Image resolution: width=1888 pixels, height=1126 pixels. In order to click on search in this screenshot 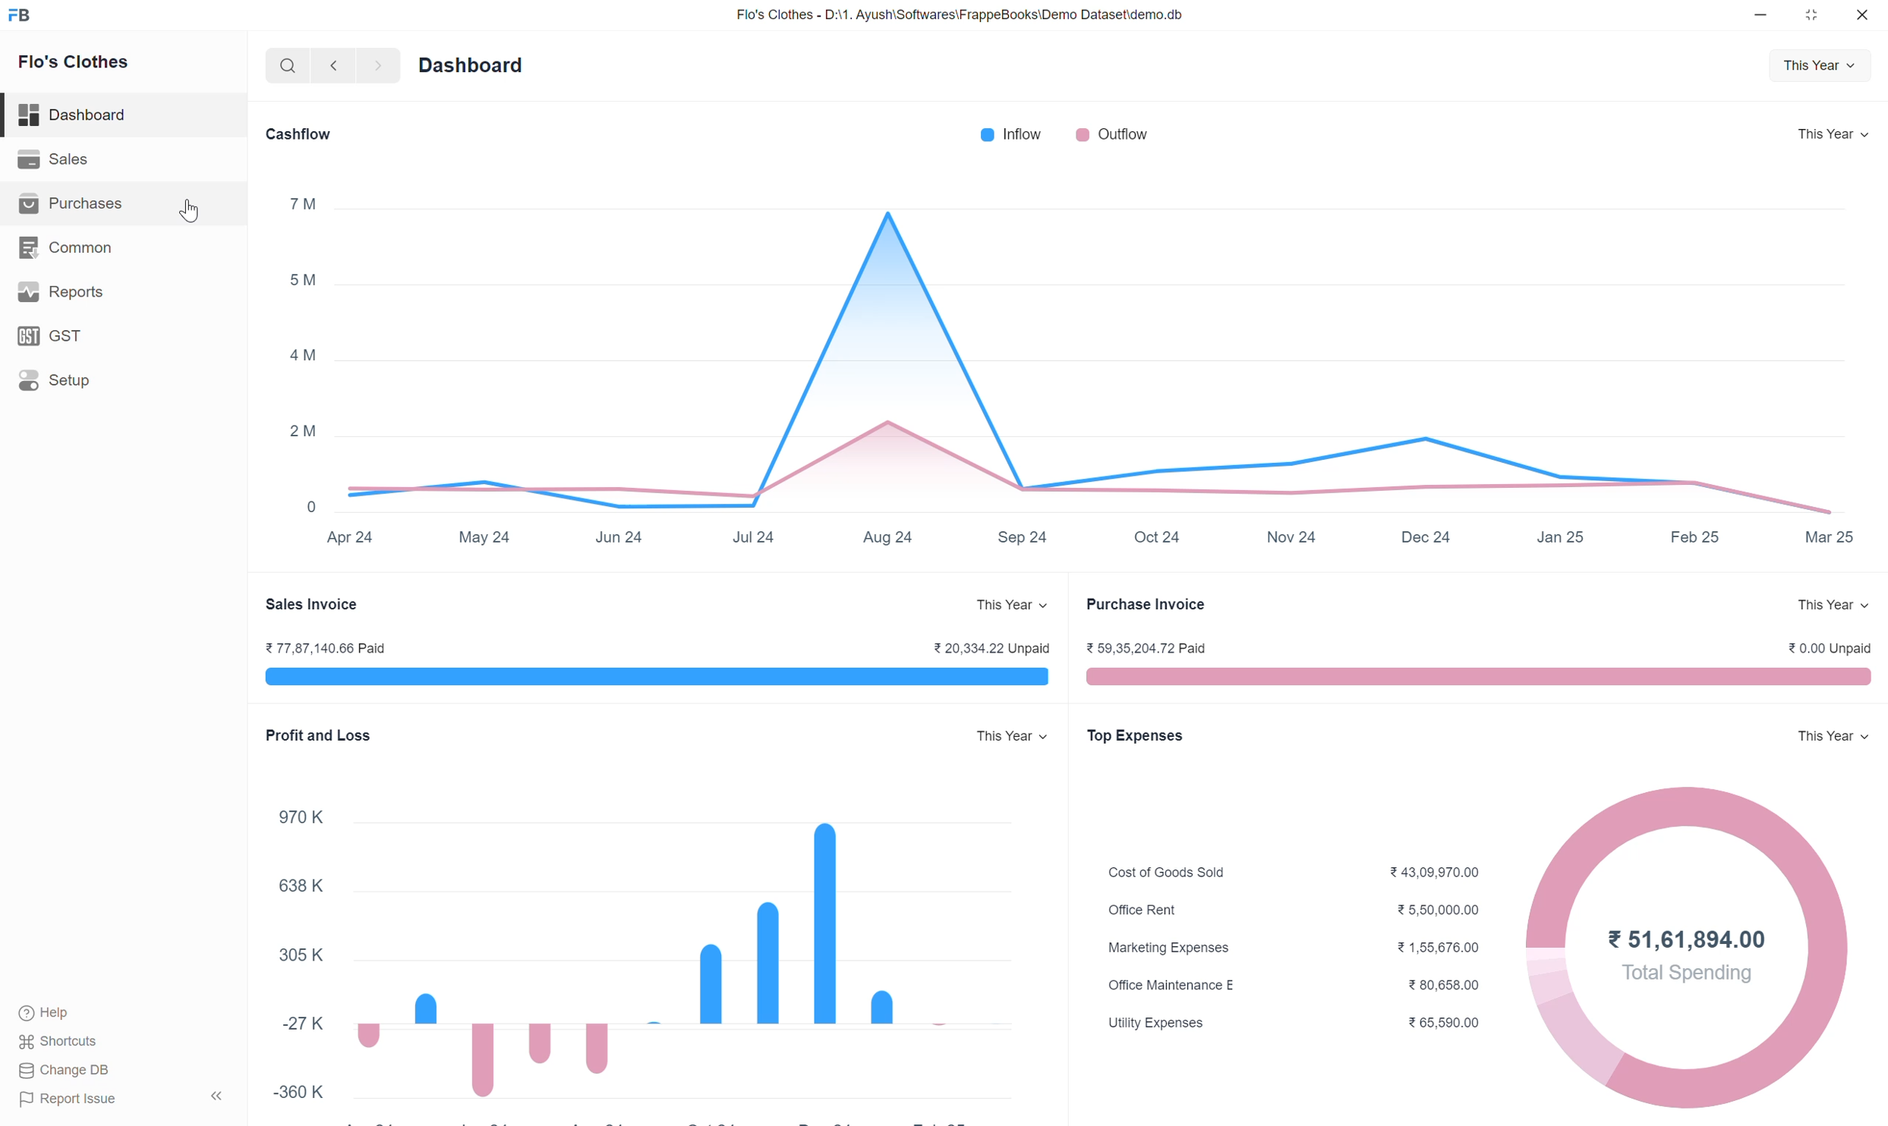, I will do `click(289, 67)`.